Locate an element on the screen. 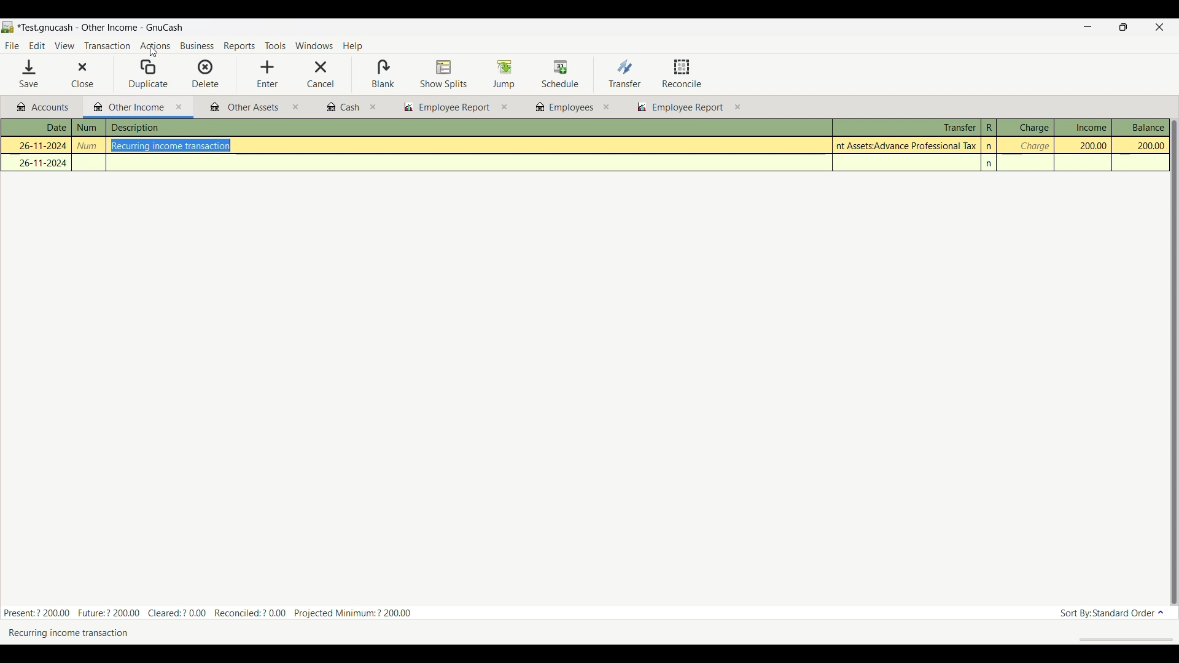 This screenshot has width=1179, height=663. Edit menu is located at coordinates (37, 46).